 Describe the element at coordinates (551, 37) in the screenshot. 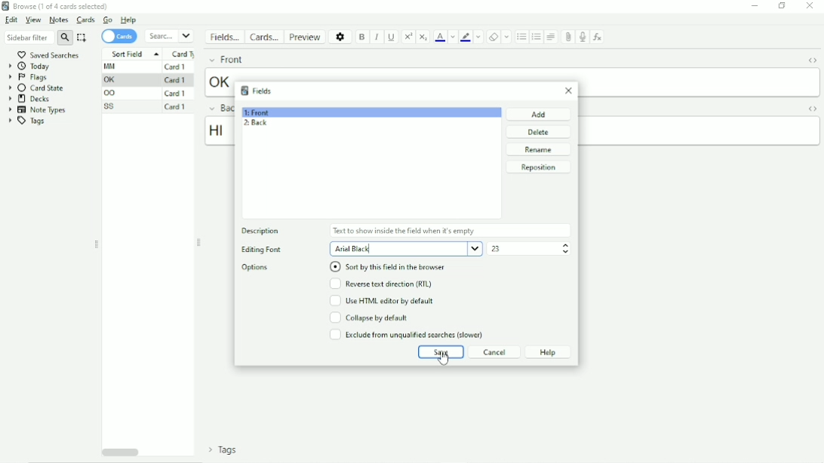

I see `Alignment` at that location.